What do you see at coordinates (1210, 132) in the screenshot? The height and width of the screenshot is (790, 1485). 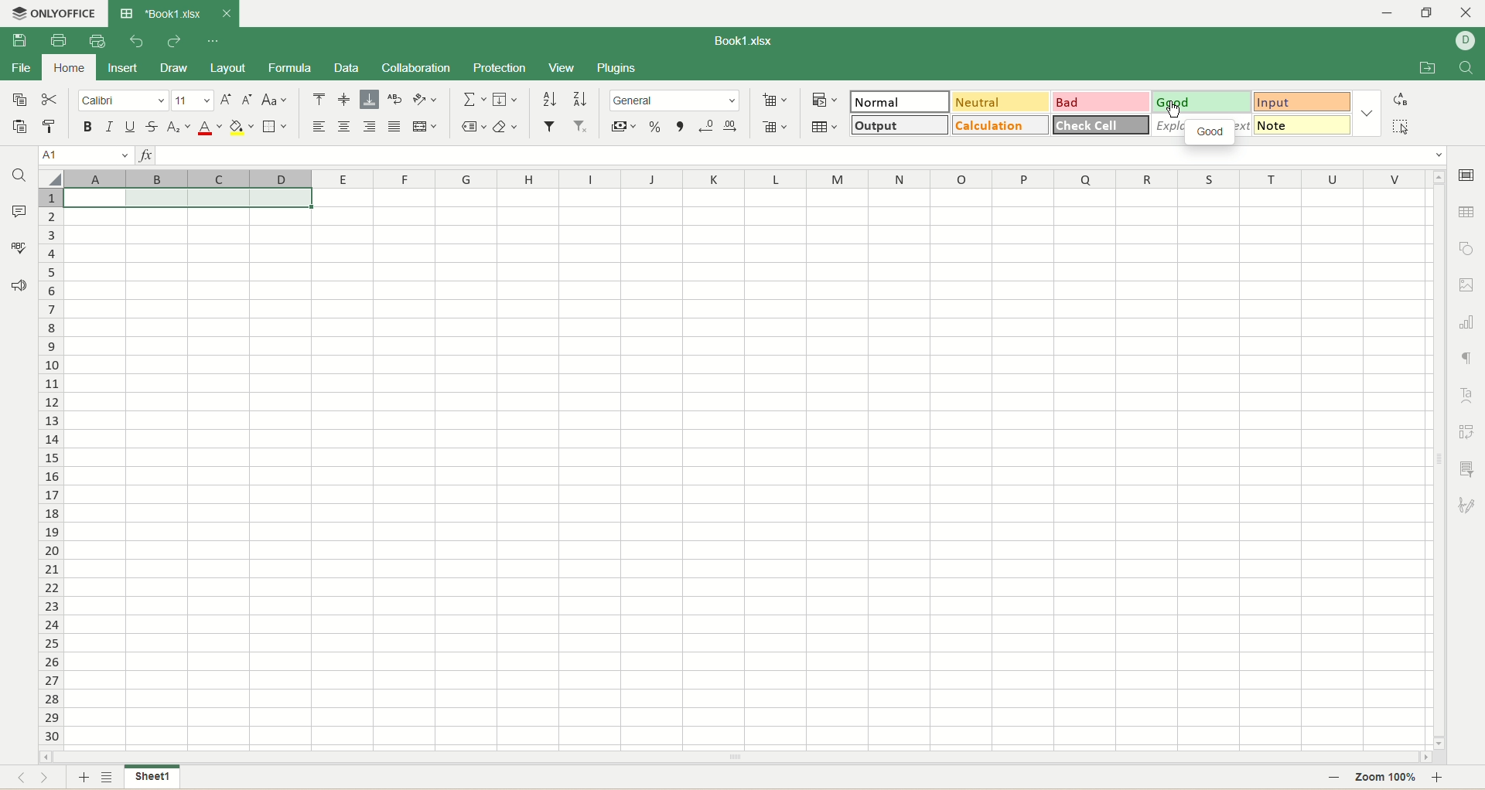 I see `good` at bounding box center [1210, 132].